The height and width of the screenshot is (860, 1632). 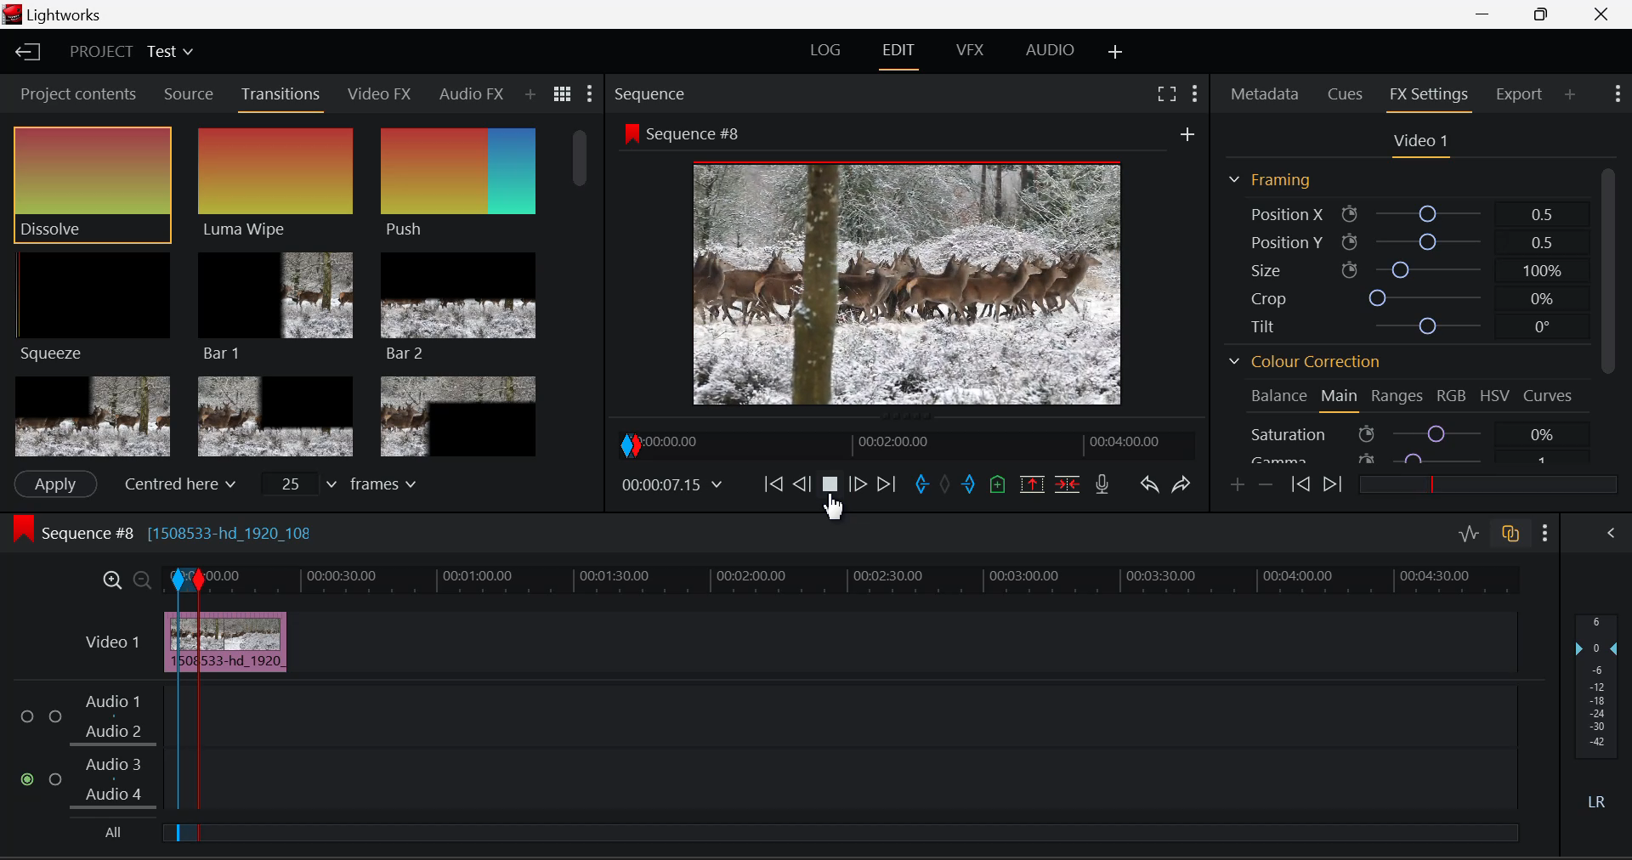 What do you see at coordinates (139, 577) in the screenshot?
I see `Timeline Zoom Out` at bounding box center [139, 577].